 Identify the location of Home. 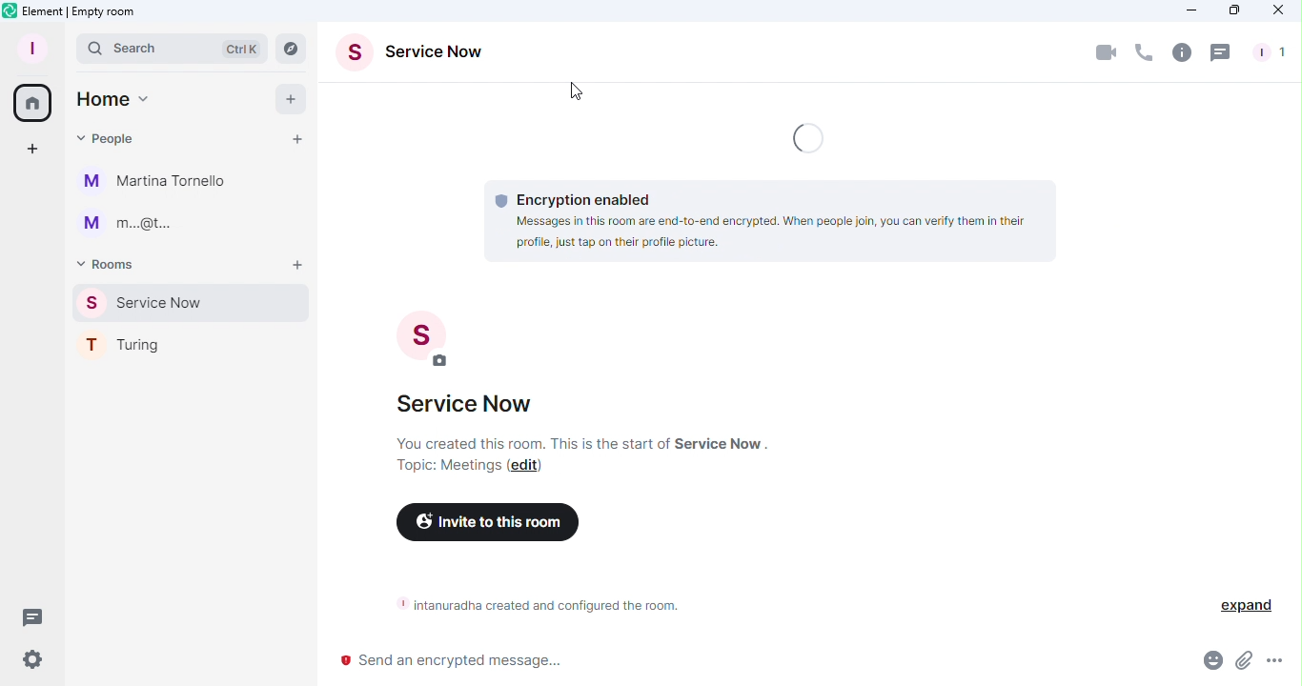
(112, 99).